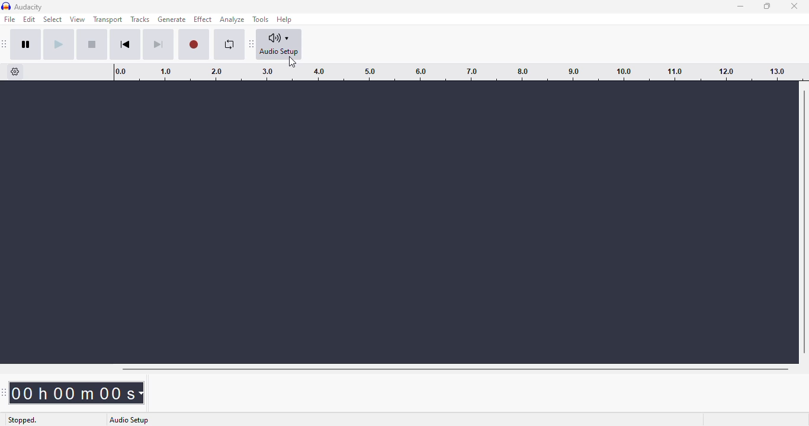 This screenshot has height=426, width=809. I want to click on edit, so click(29, 19).